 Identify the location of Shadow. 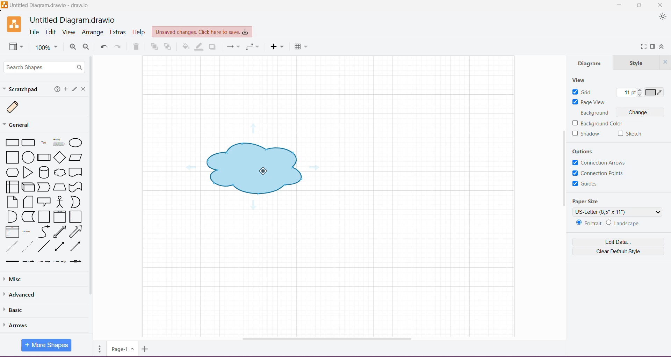
(586, 134).